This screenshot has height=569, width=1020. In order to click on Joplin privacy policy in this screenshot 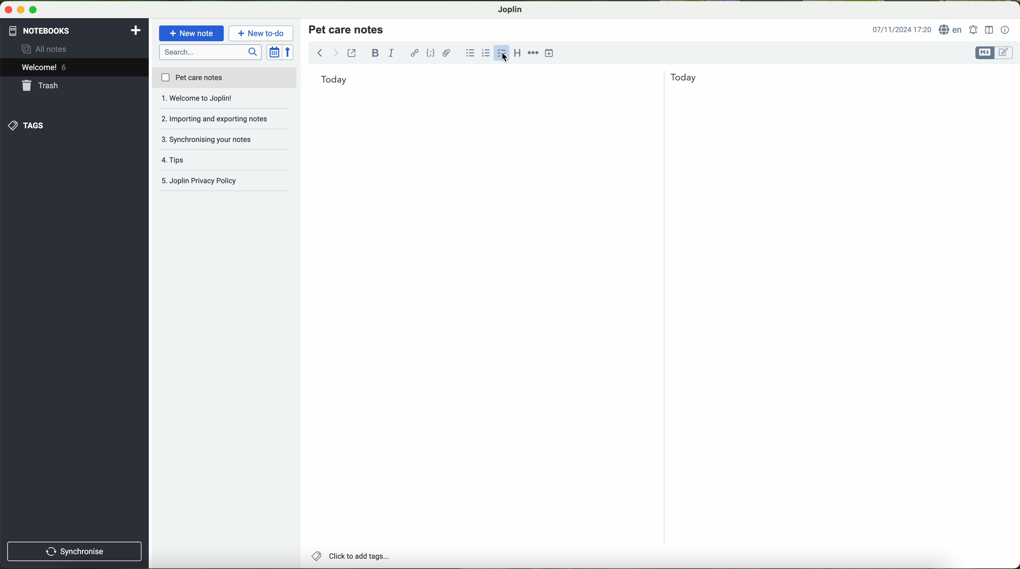, I will do `click(225, 160)`.